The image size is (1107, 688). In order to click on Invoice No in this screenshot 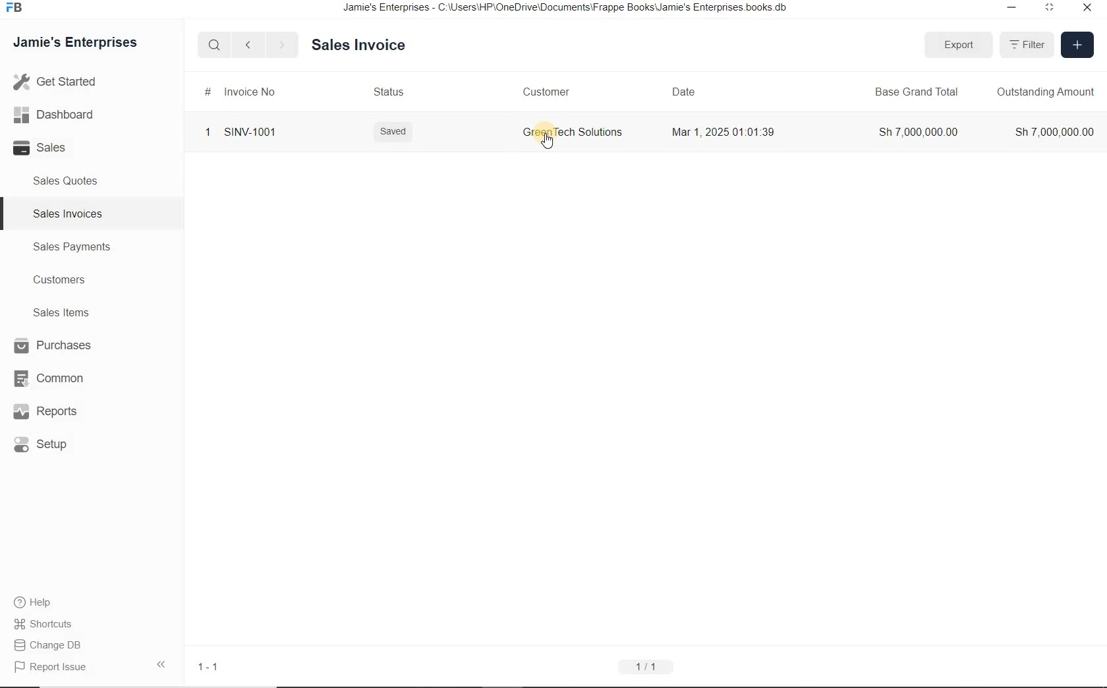, I will do `click(239, 92)`.